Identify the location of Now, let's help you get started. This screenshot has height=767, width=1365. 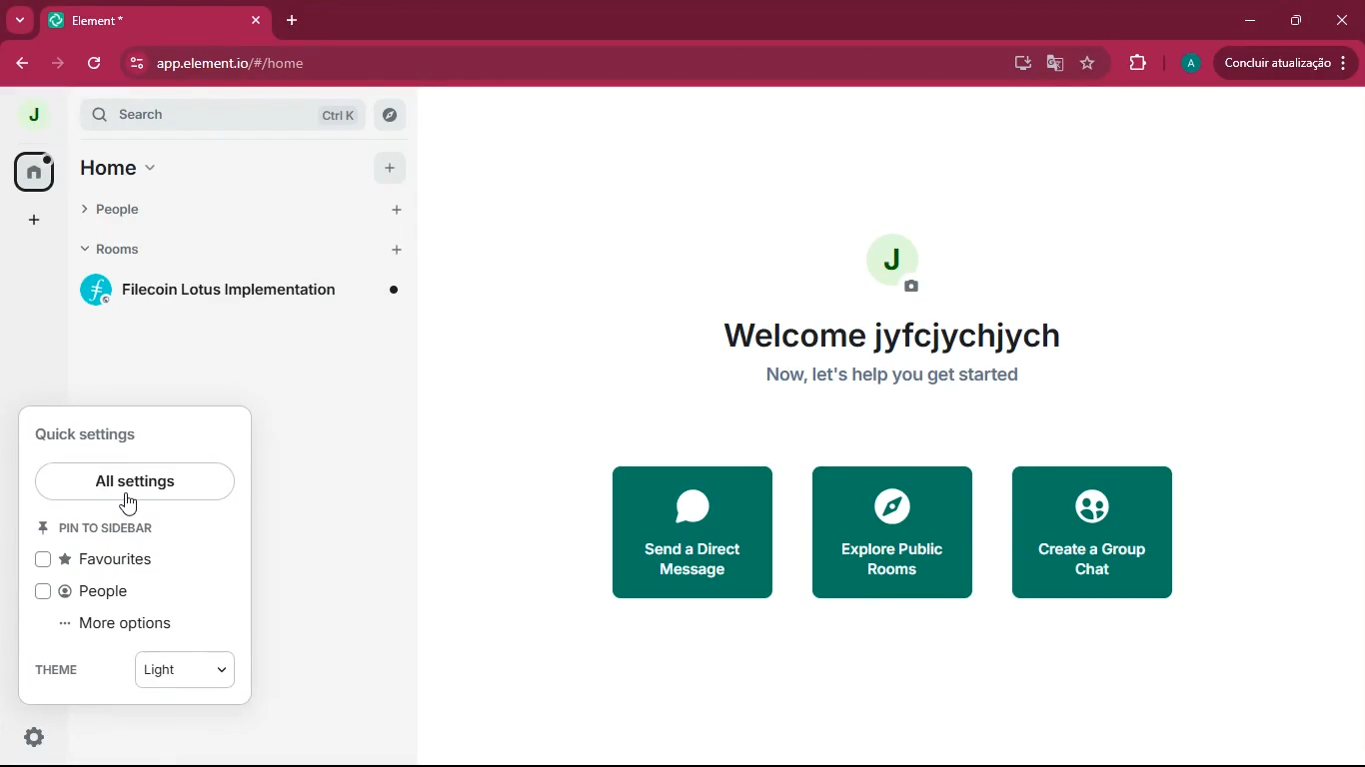
(892, 376).